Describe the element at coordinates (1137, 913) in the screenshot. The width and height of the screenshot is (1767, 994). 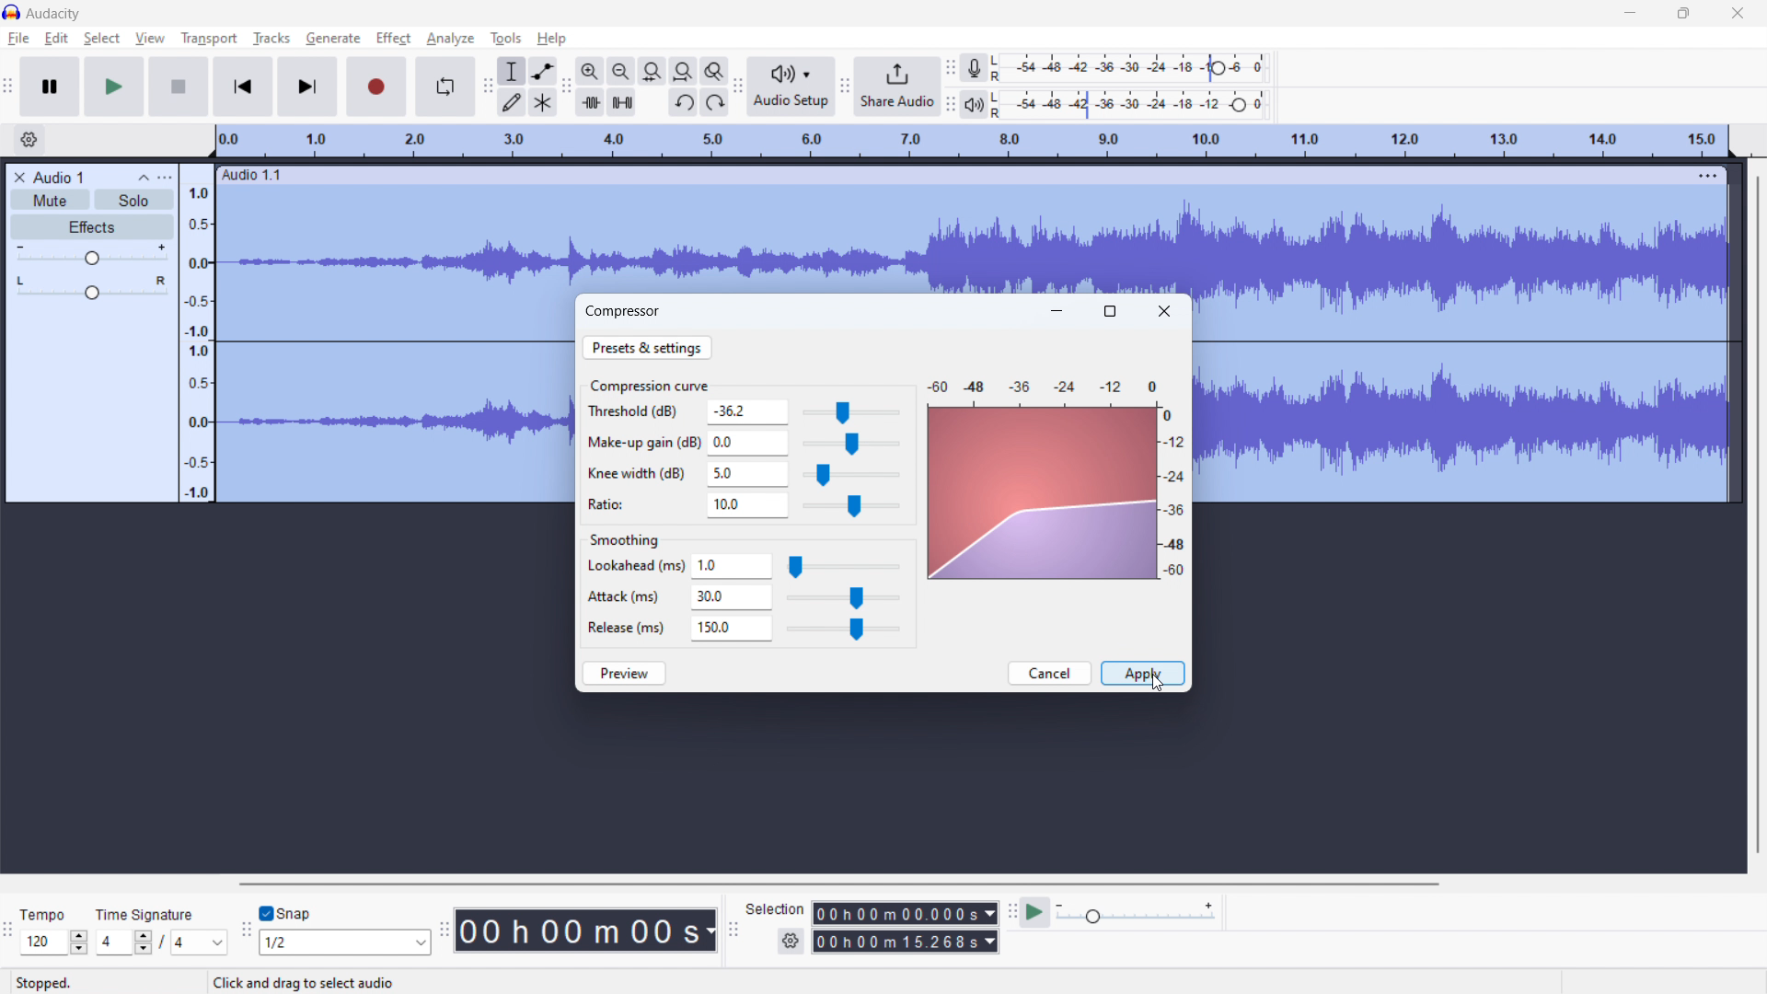
I see `playback speed` at that location.